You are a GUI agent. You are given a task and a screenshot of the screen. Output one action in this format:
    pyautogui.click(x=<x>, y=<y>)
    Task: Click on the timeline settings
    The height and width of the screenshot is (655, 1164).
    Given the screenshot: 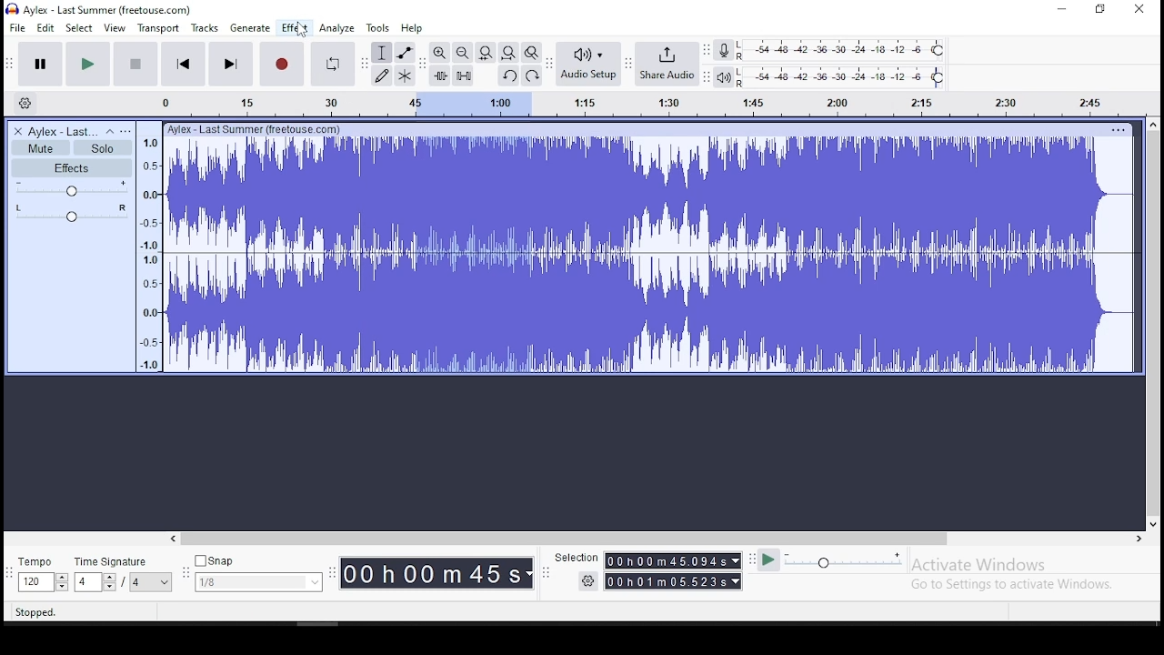 What is the action you would take?
    pyautogui.click(x=25, y=102)
    